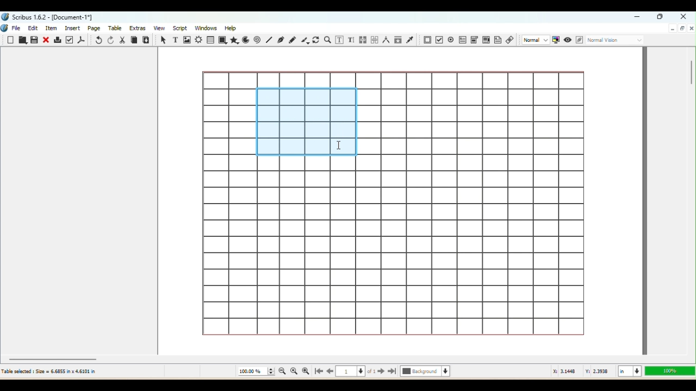 This screenshot has height=391, width=696. What do you see at coordinates (74, 28) in the screenshot?
I see `Insert` at bounding box center [74, 28].